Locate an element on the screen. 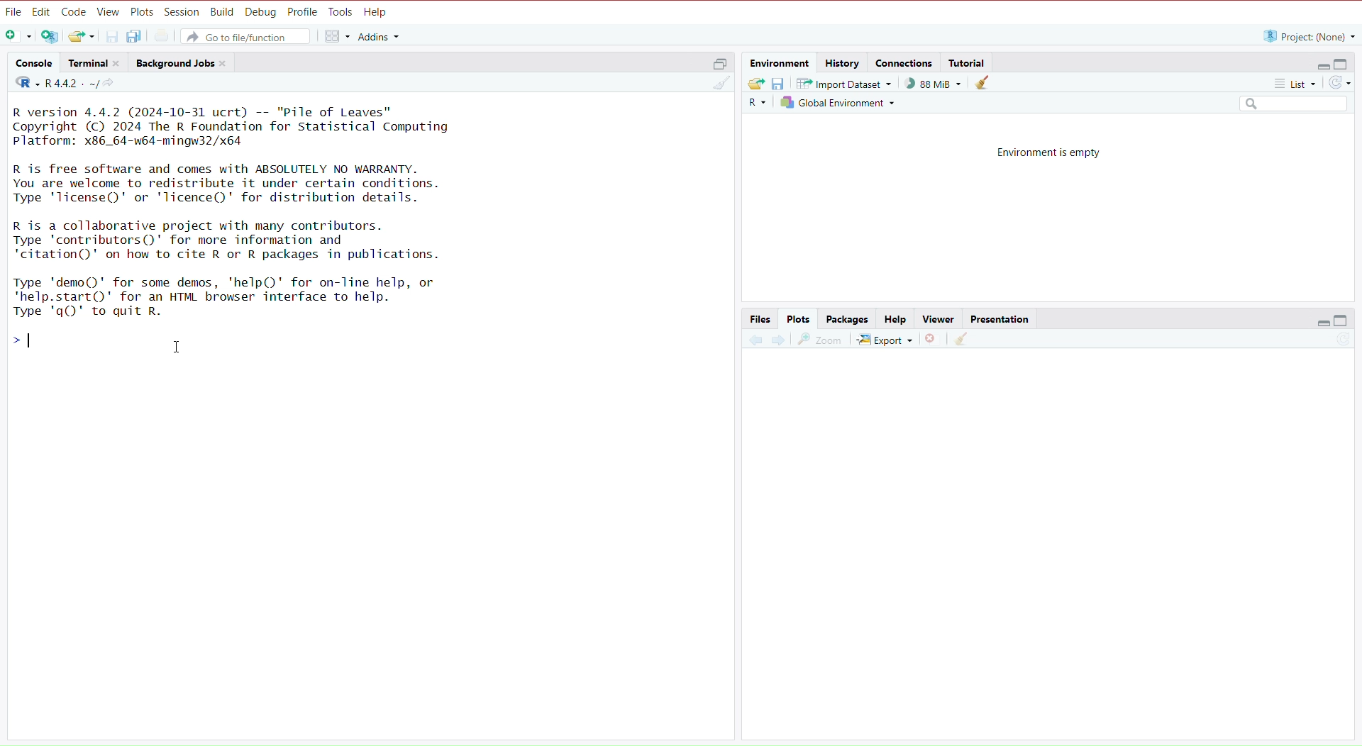 This screenshot has width=1362, height=746. Background Jobs is located at coordinates (181, 62).